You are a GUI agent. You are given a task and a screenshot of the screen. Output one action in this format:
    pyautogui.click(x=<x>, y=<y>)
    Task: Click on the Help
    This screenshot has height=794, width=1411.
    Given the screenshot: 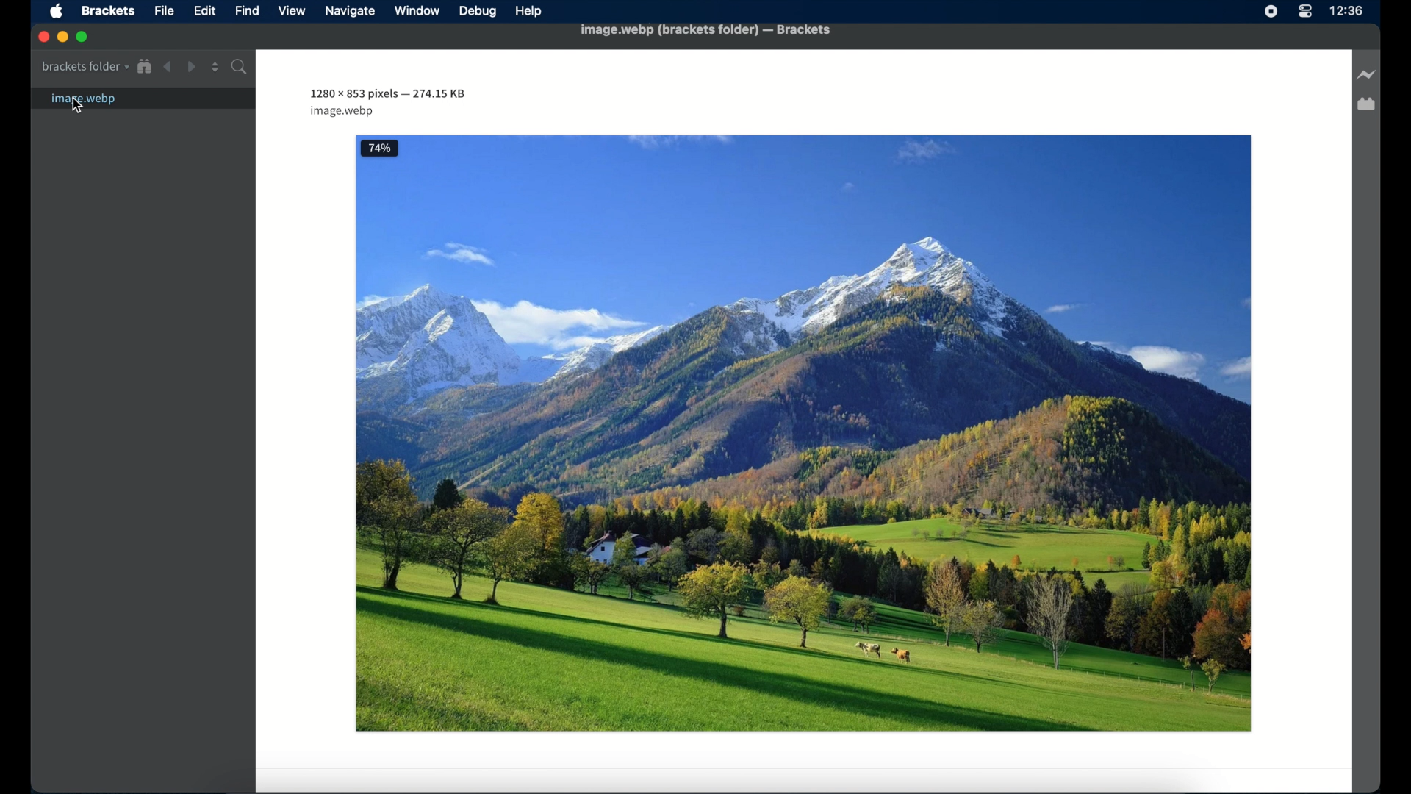 What is the action you would take?
    pyautogui.click(x=531, y=10)
    